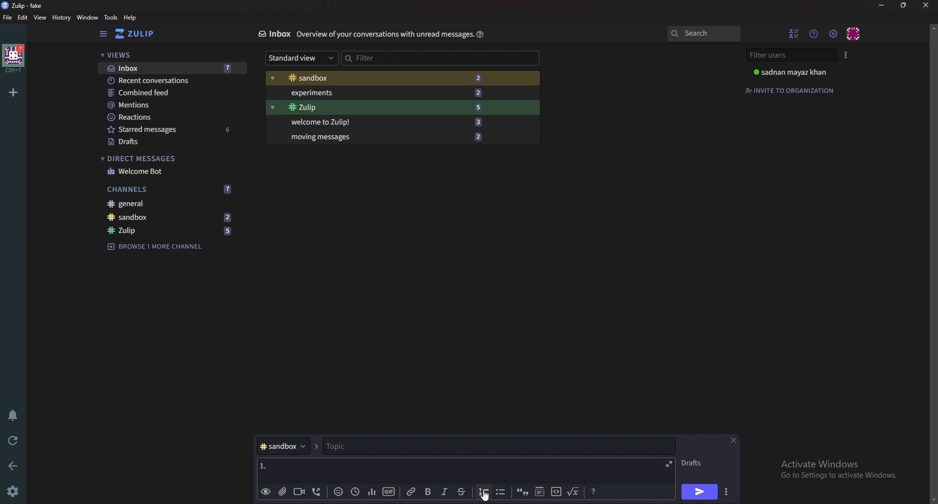  Describe the element at coordinates (792, 72) in the screenshot. I see `User` at that location.